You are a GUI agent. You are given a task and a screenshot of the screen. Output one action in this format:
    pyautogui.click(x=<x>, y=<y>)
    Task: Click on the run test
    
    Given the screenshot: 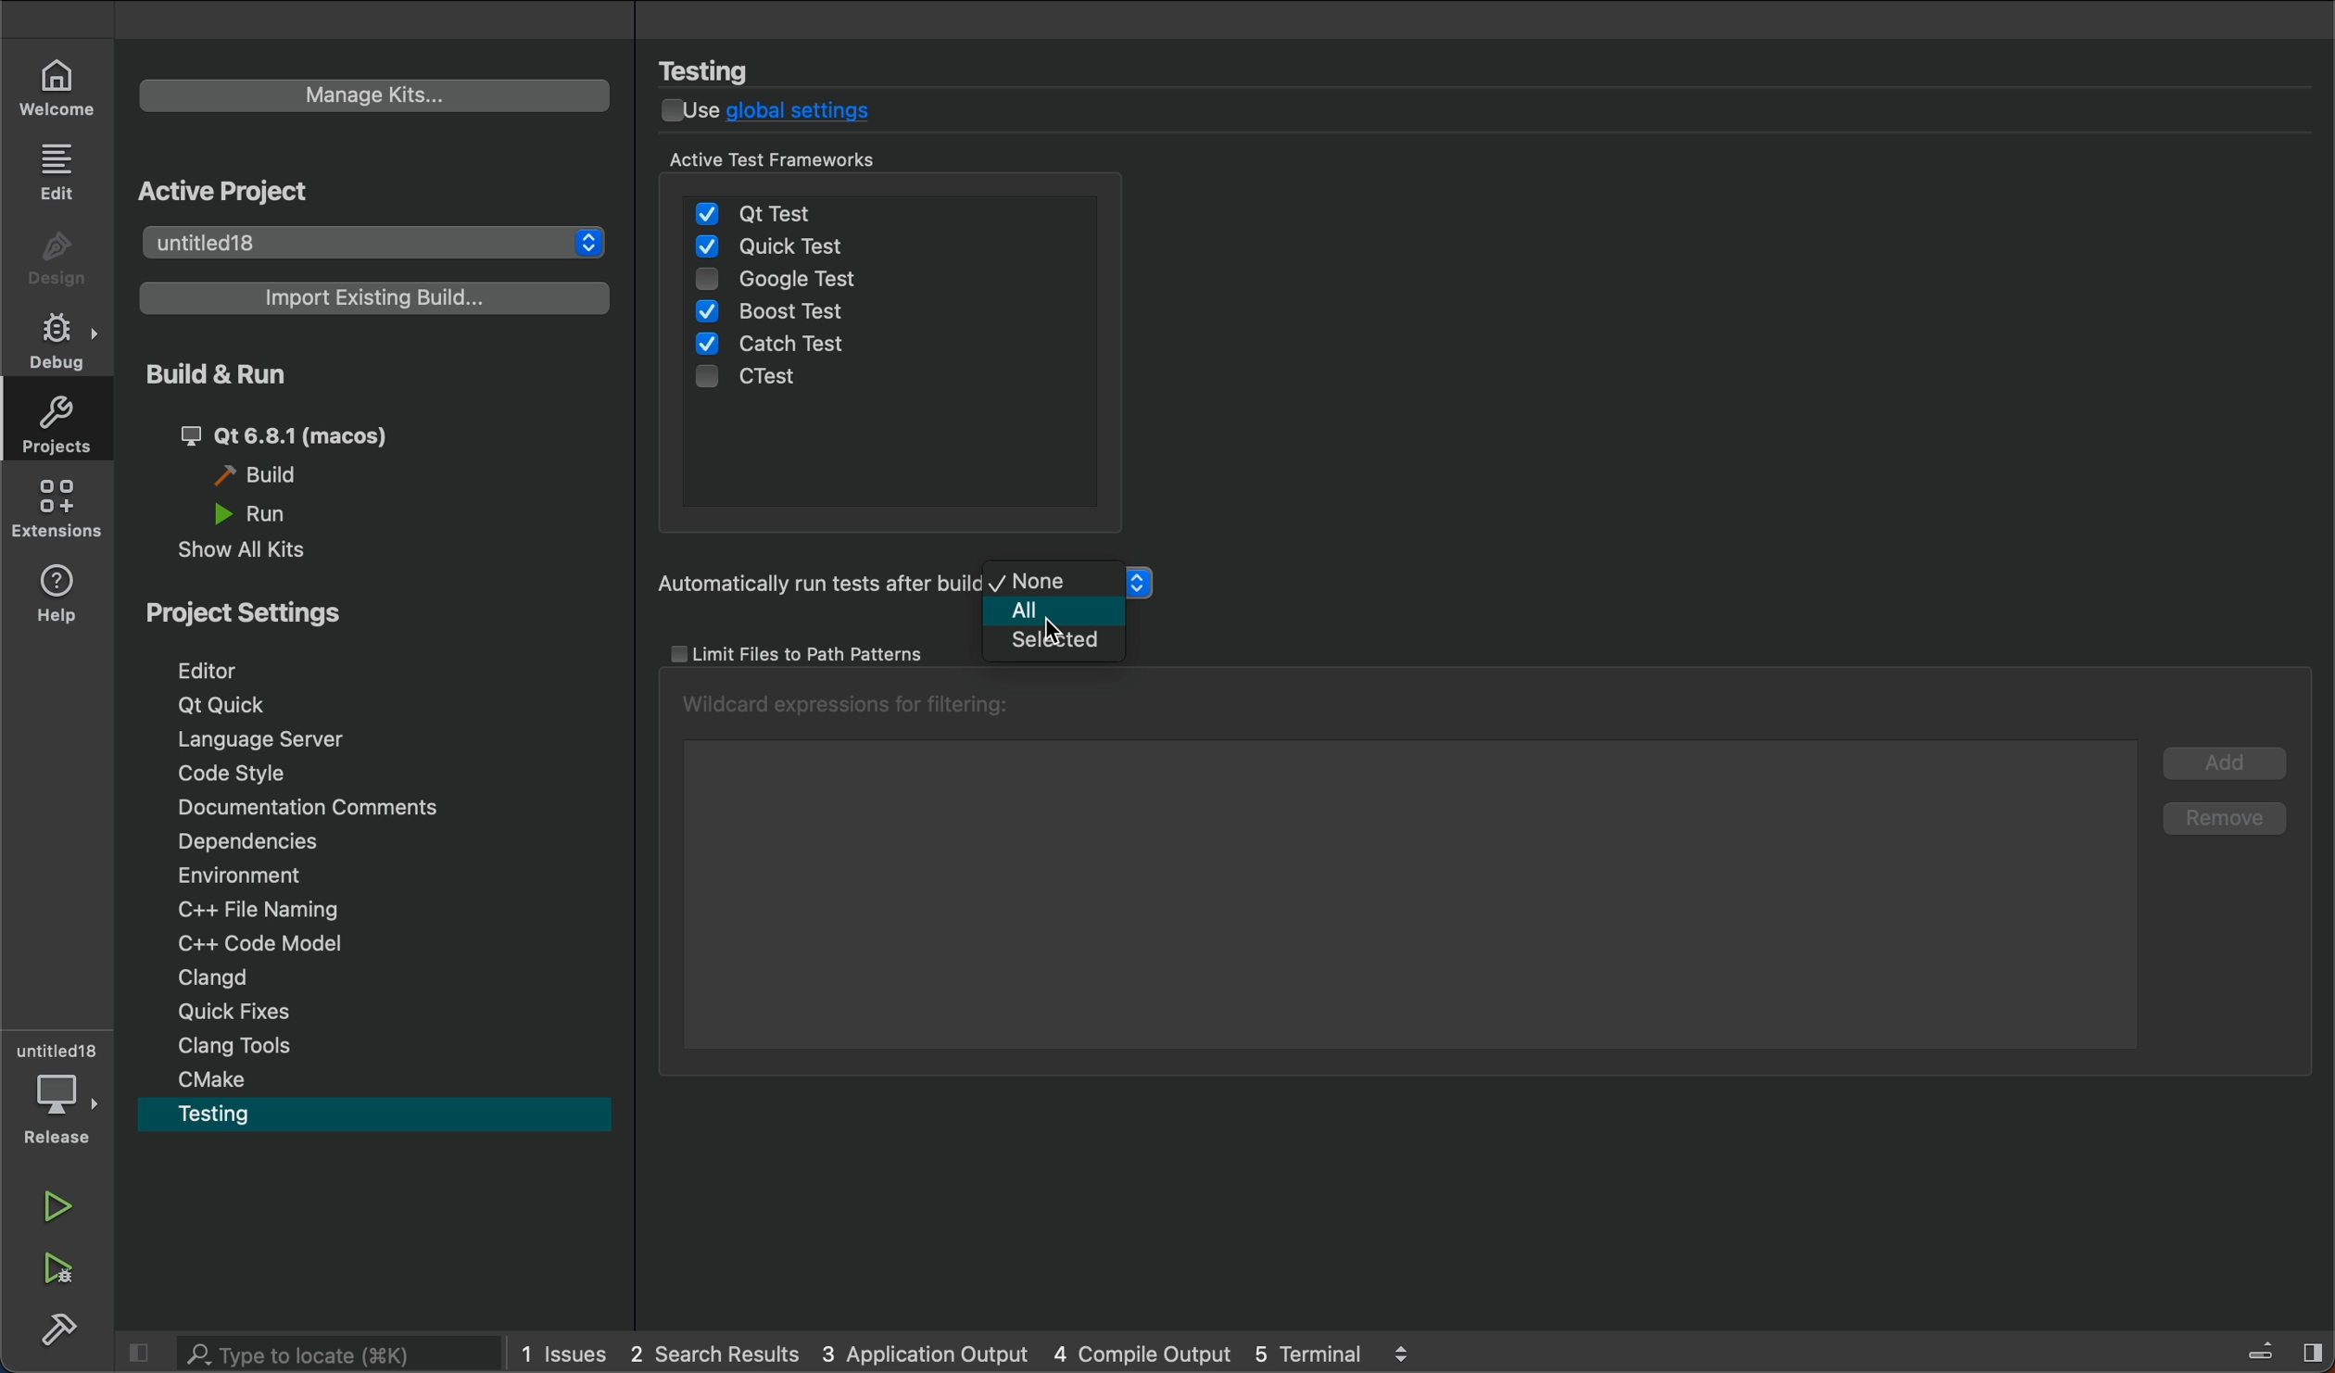 What is the action you would take?
    pyautogui.click(x=804, y=585)
    